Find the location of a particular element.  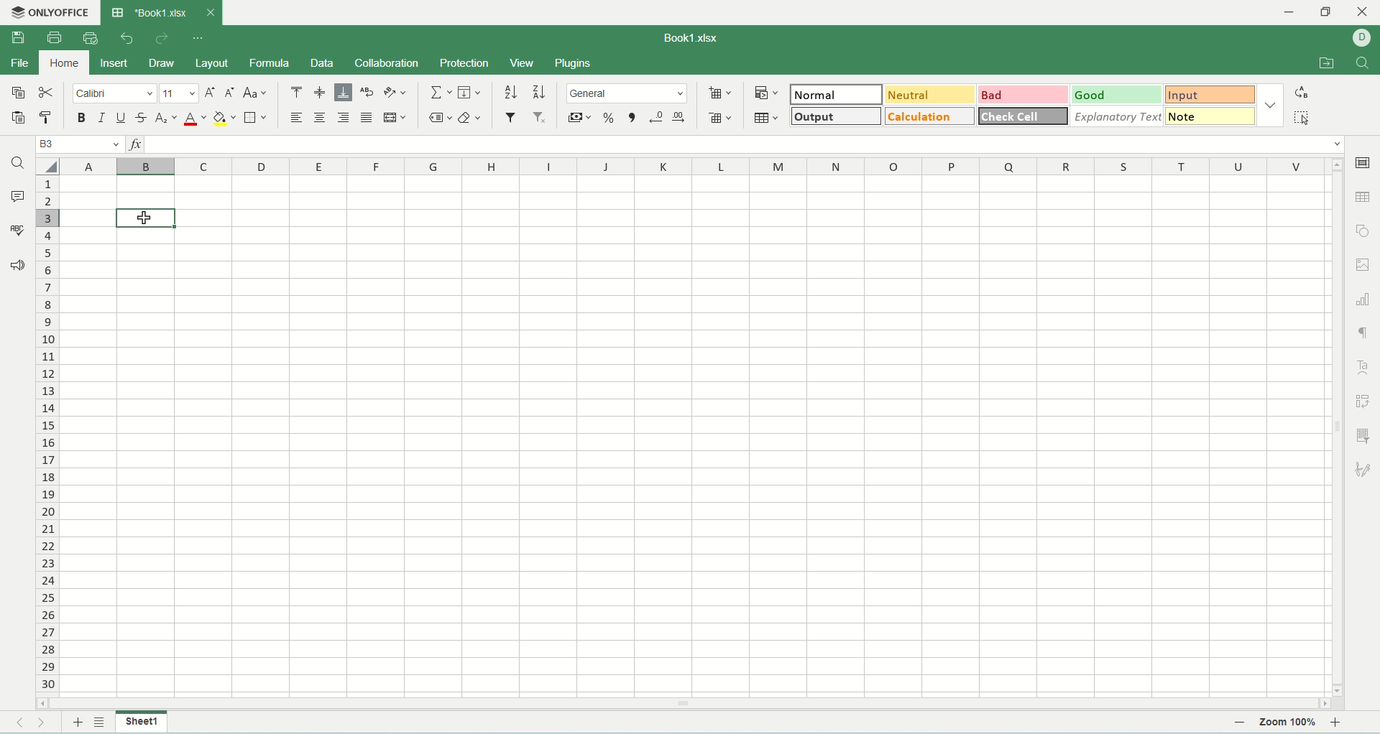

layout is located at coordinates (212, 65).